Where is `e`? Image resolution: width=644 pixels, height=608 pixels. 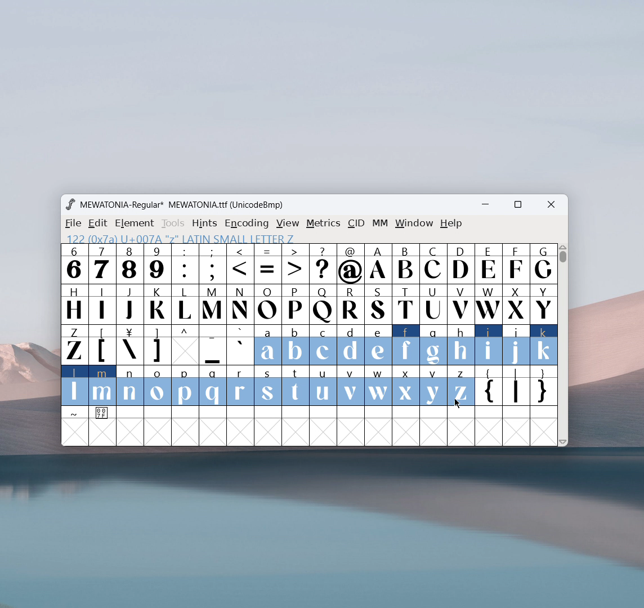
e is located at coordinates (378, 346).